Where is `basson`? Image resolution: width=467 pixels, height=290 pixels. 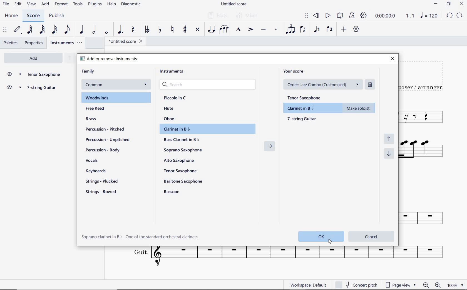 basson is located at coordinates (172, 192).